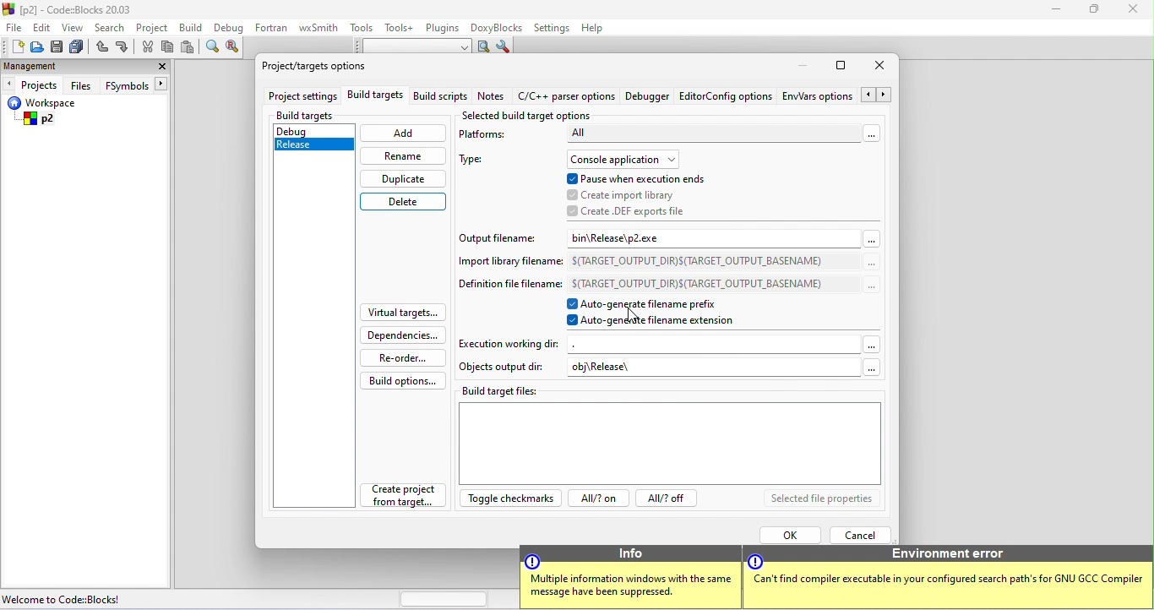  I want to click on Definition file filename: S(TARGET_OUTPUT_DIR)S(TARGET_OUTPUT_BASENAME), so click(667, 284).